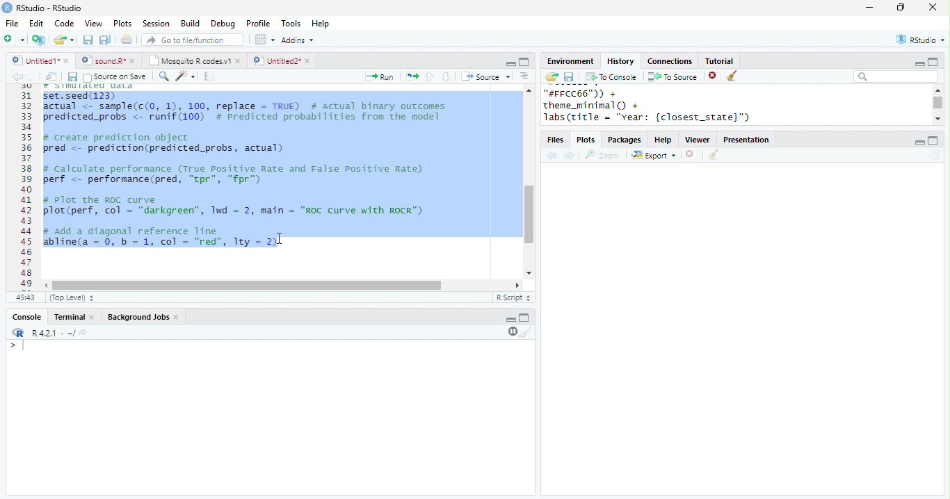 Image resolution: width=950 pixels, height=499 pixels. Describe the element at coordinates (602, 155) in the screenshot. I see `Zoom` at that location.